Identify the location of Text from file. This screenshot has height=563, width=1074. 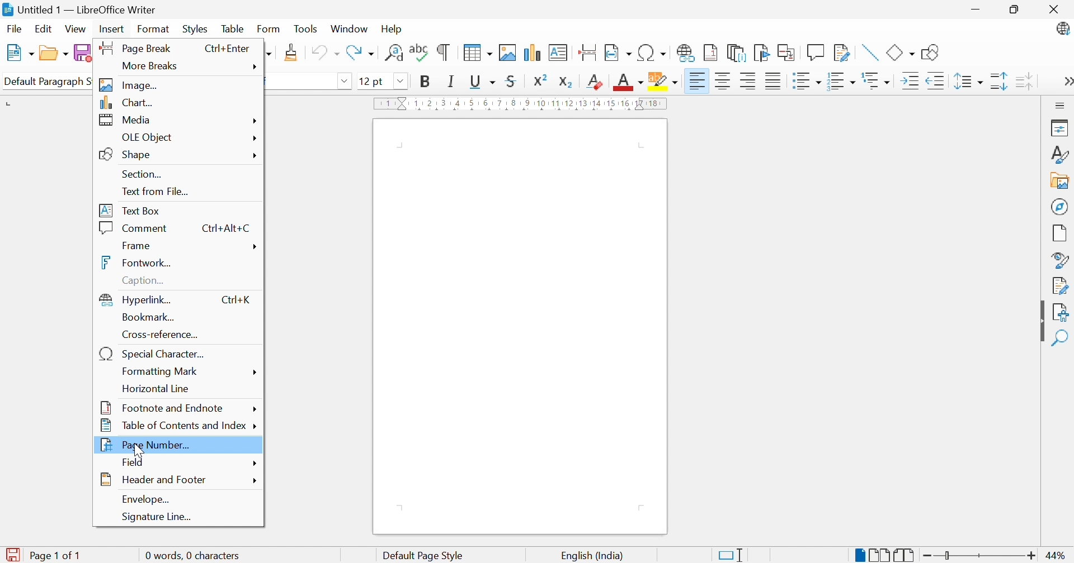
(156, 192).